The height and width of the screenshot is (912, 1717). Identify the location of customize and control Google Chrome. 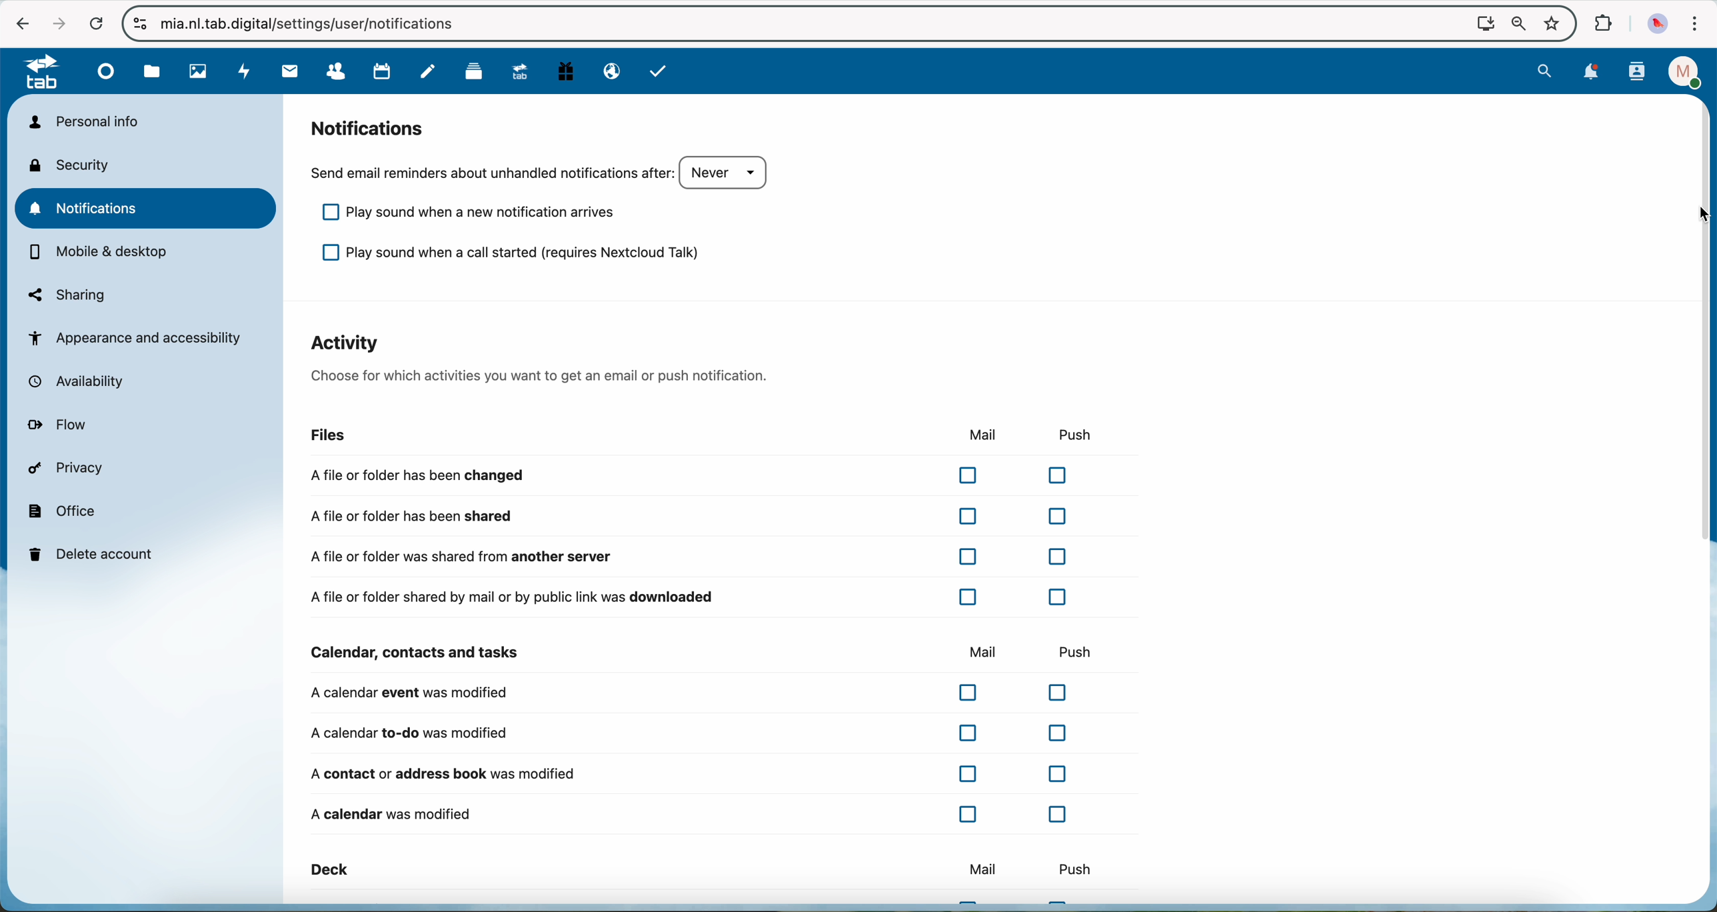
(1696, 24).